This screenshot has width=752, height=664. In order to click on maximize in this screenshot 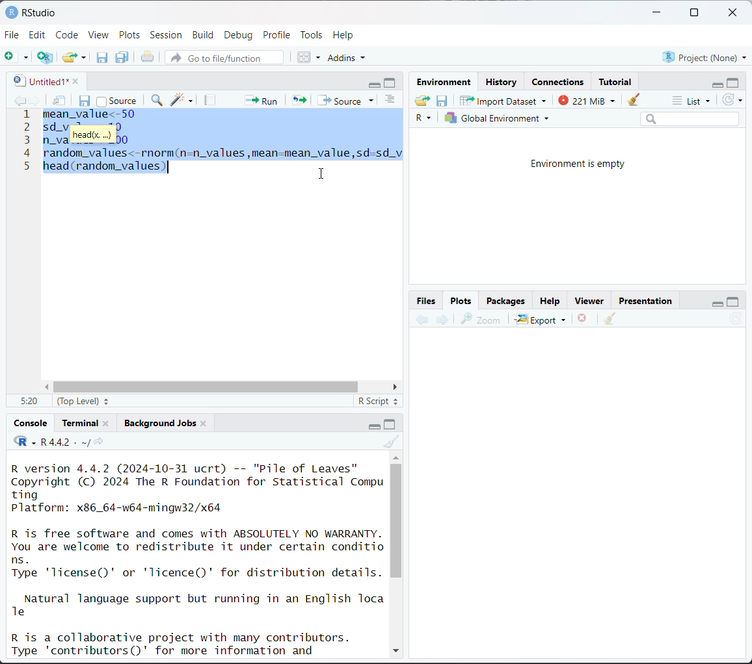, I will do `click(392, 83)`.